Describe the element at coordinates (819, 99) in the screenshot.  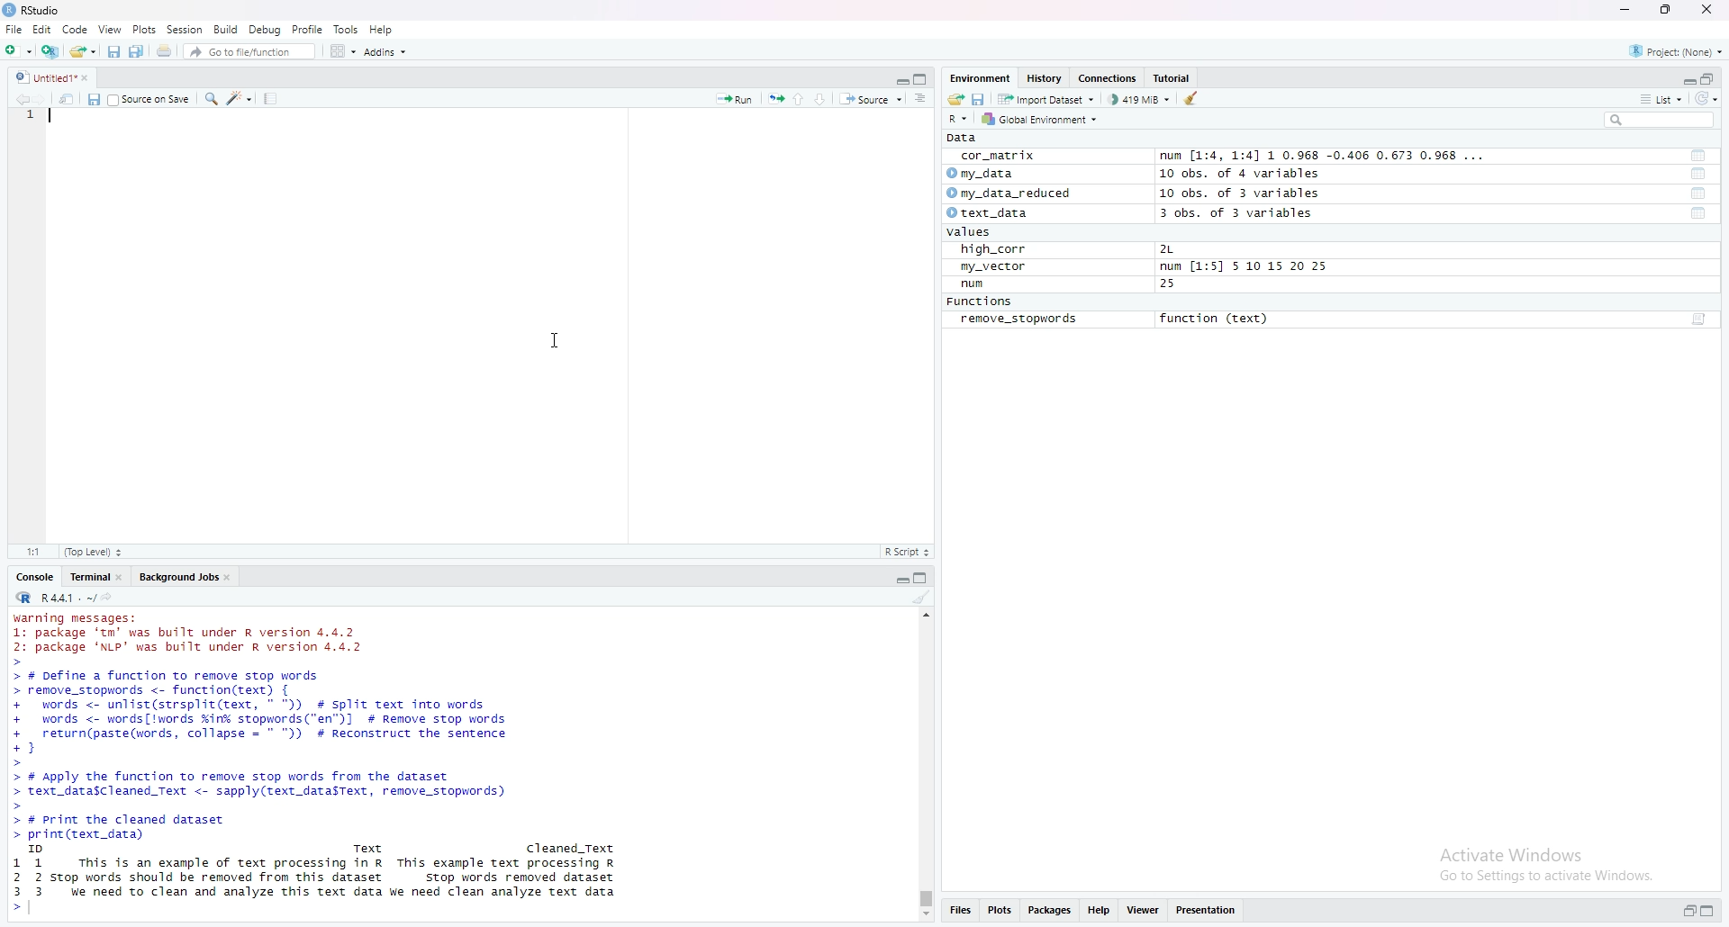
I see `Next section` at that location.